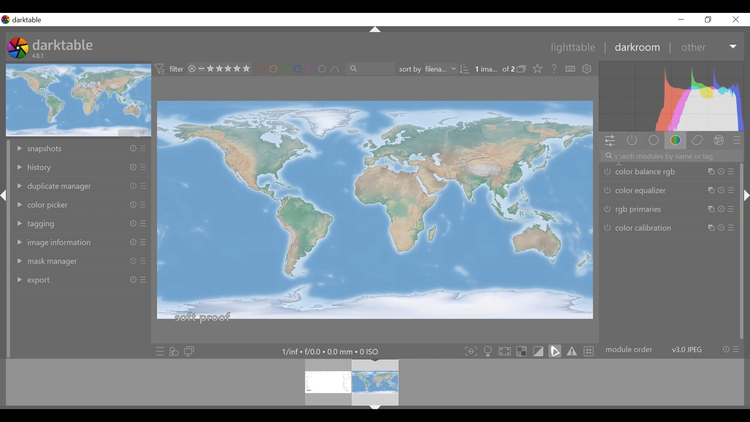 Image resolution: width=750 pixels, height=422 pixels. What do you see at coordinates (538, 69) in the screenshot?
I see `lick to change the type of overlays shown on thumbnails` at bounding box center [538, 69].